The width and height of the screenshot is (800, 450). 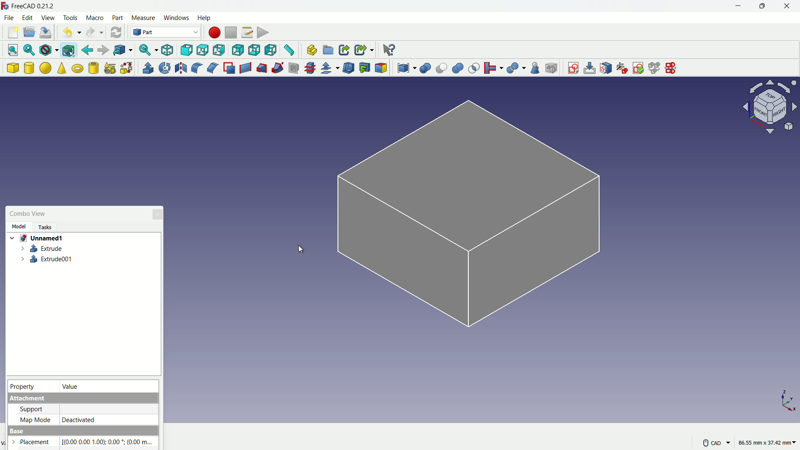 I want to click on front view, so click(x=186, y=50).